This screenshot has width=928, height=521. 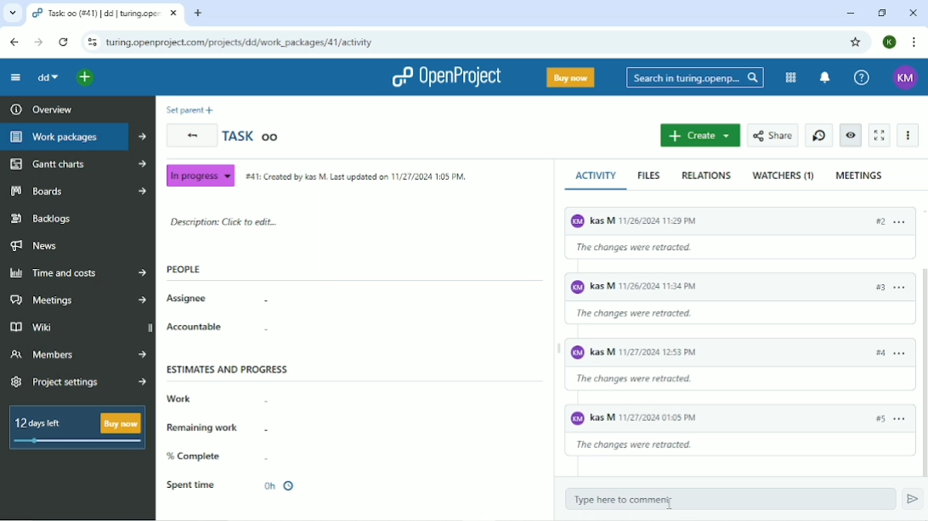 I want to click on Description, so click(x=222, y=223).